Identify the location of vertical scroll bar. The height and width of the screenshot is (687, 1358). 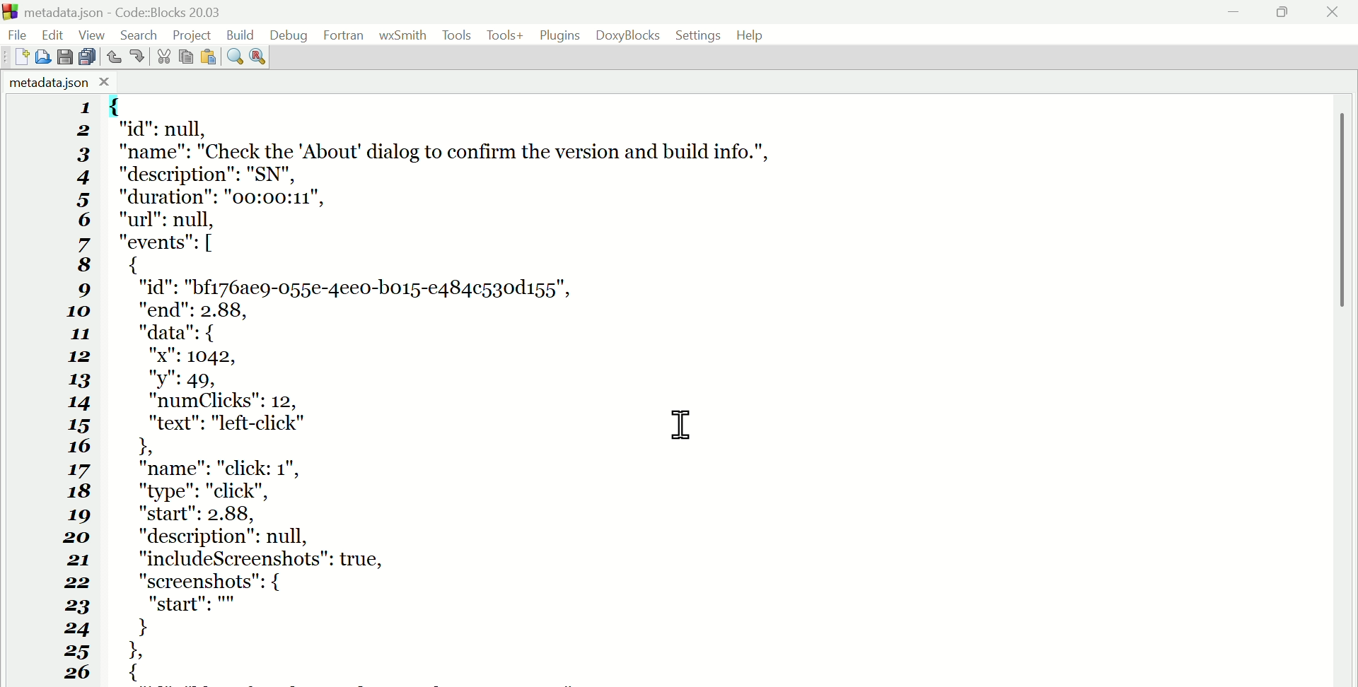
(1345, 243).